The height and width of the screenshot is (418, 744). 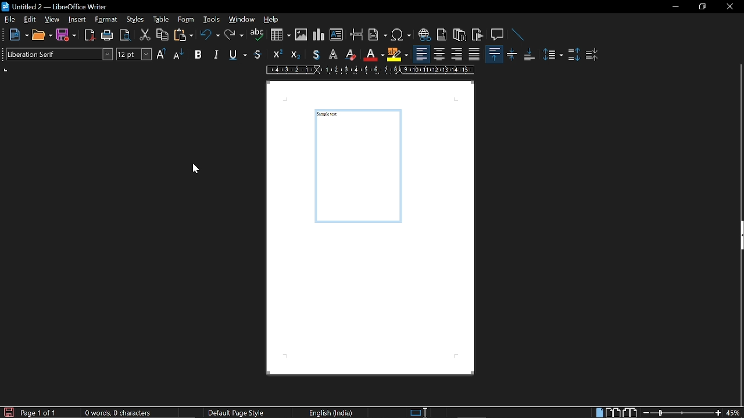 I want to click on Align centre, so click(x=512, y=53).